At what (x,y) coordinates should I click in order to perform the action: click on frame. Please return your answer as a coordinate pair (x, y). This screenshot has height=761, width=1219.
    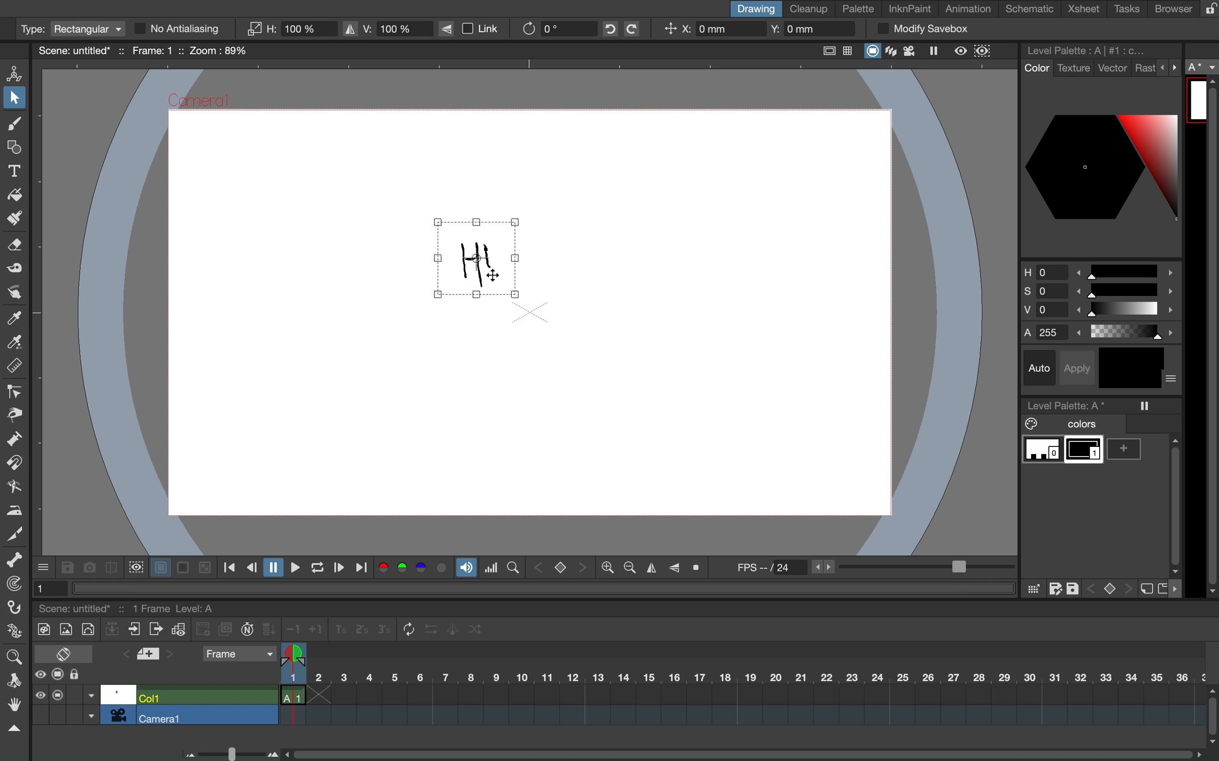
    Looking at the image, I should click on (239, 655).